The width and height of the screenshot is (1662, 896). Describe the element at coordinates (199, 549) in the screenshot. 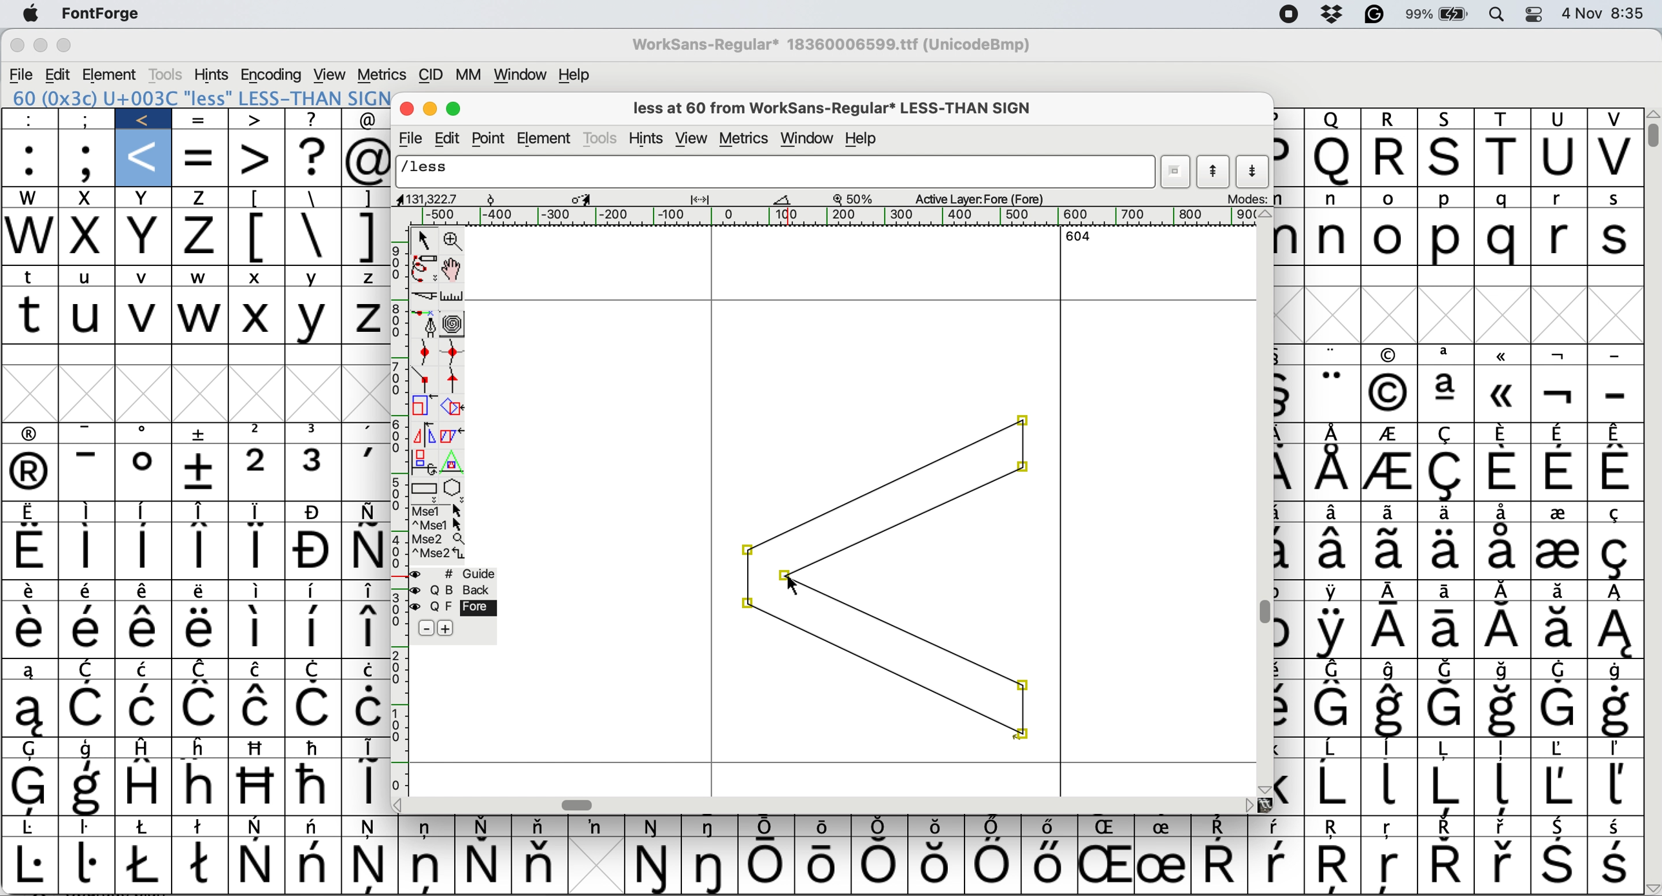

I see `Symbol` at that location.